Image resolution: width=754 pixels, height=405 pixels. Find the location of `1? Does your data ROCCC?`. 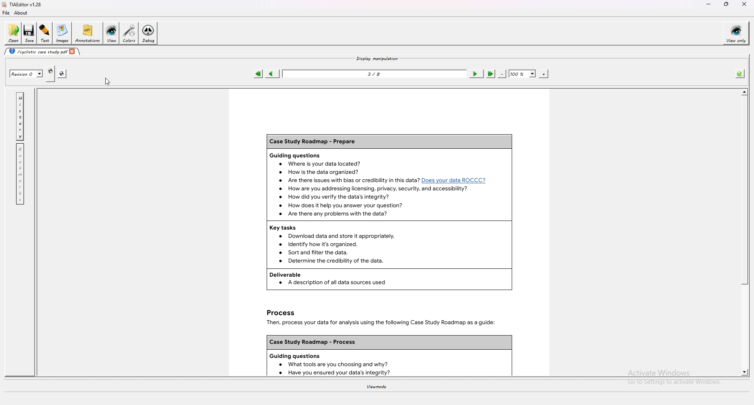

1? Does your data ROCCC? is located at coordinates (456, 180).